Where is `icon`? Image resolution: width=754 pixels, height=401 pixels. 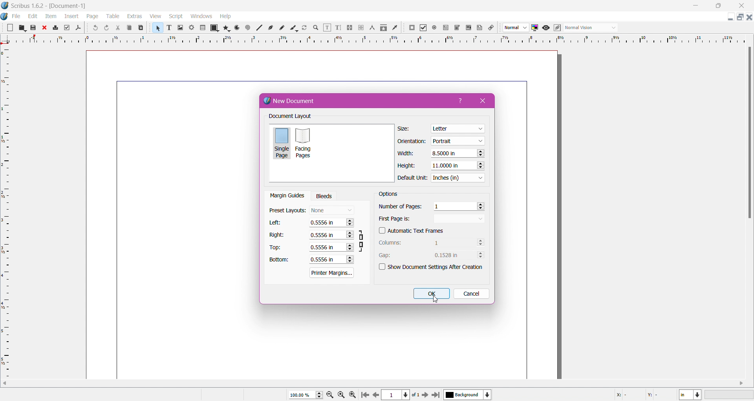
icon is located at coordinates (545, 28).